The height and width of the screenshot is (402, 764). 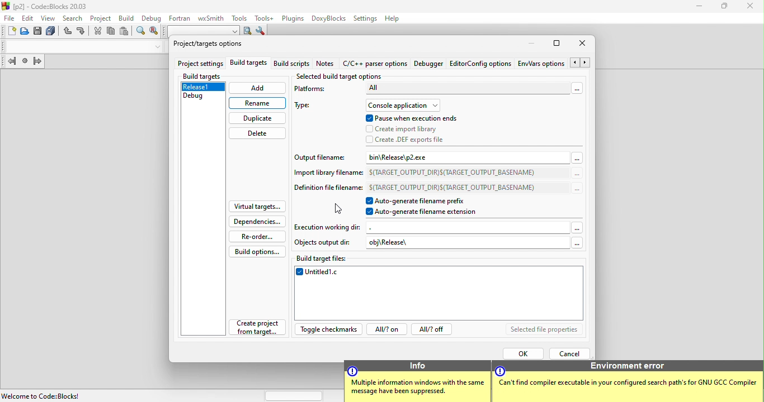 What do you see at coordinates (10, 63) in the screenshot?
I see `jump back` at bounding box center [10, 63].